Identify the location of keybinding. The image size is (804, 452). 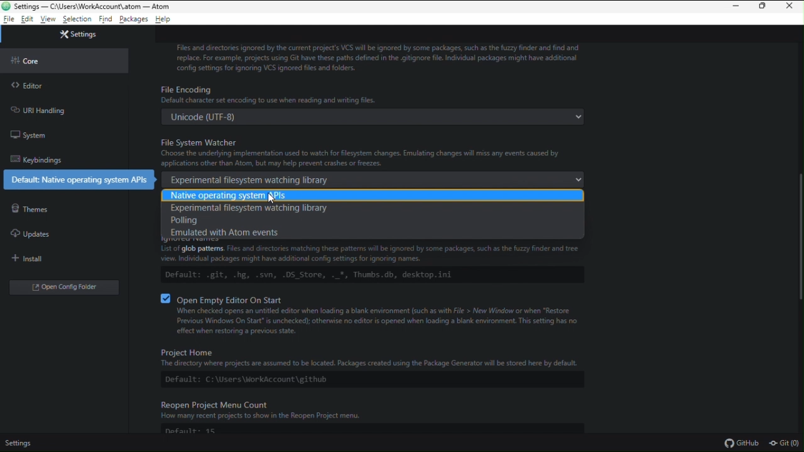
(35, 159).